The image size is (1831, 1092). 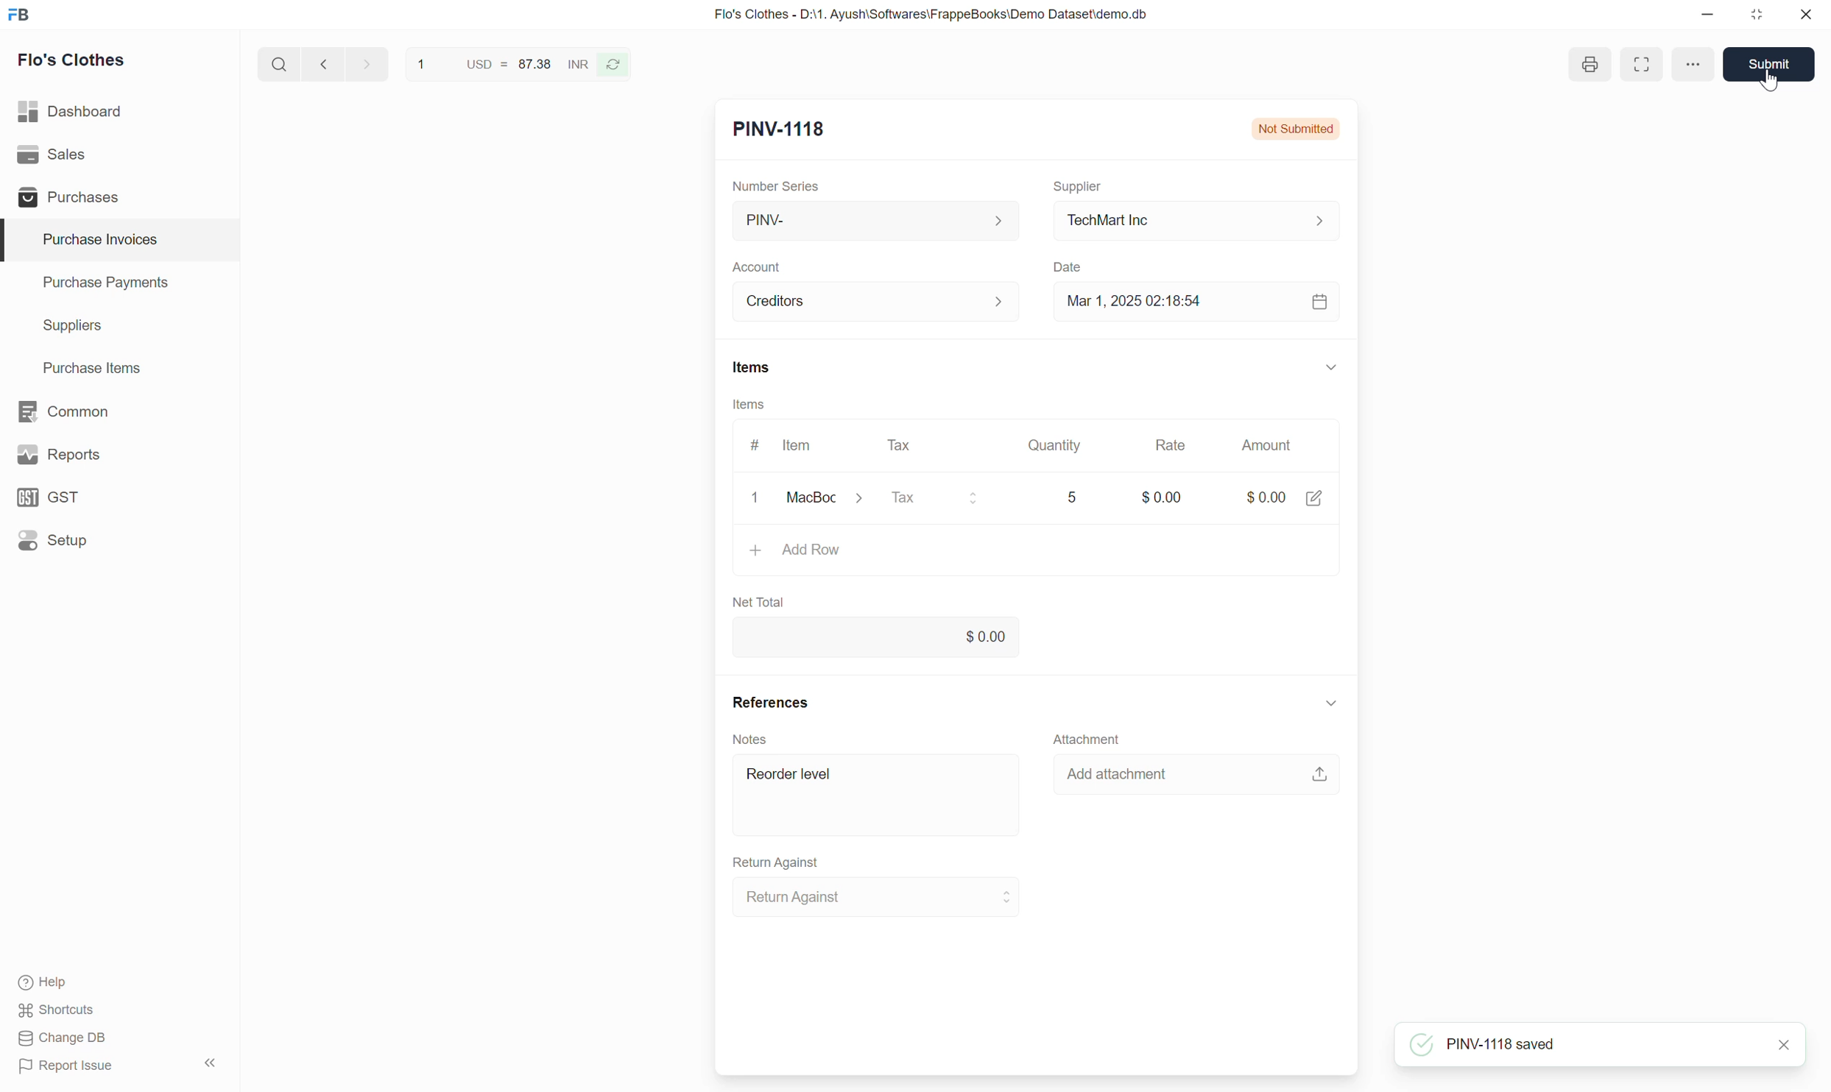 I want to click on Change dimension, so click(x=1757, y=15).